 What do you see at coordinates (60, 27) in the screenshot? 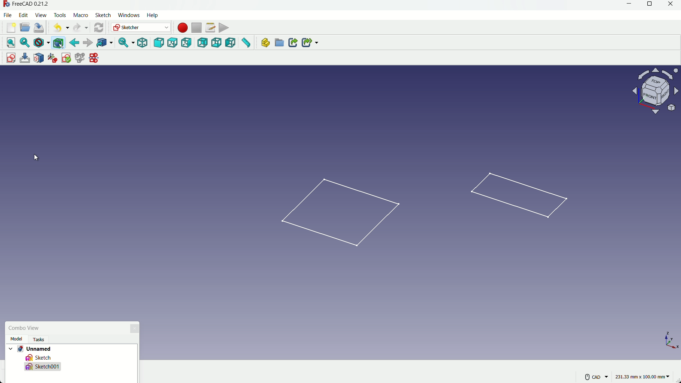
I see `undo` at bounding box center [60, 27].